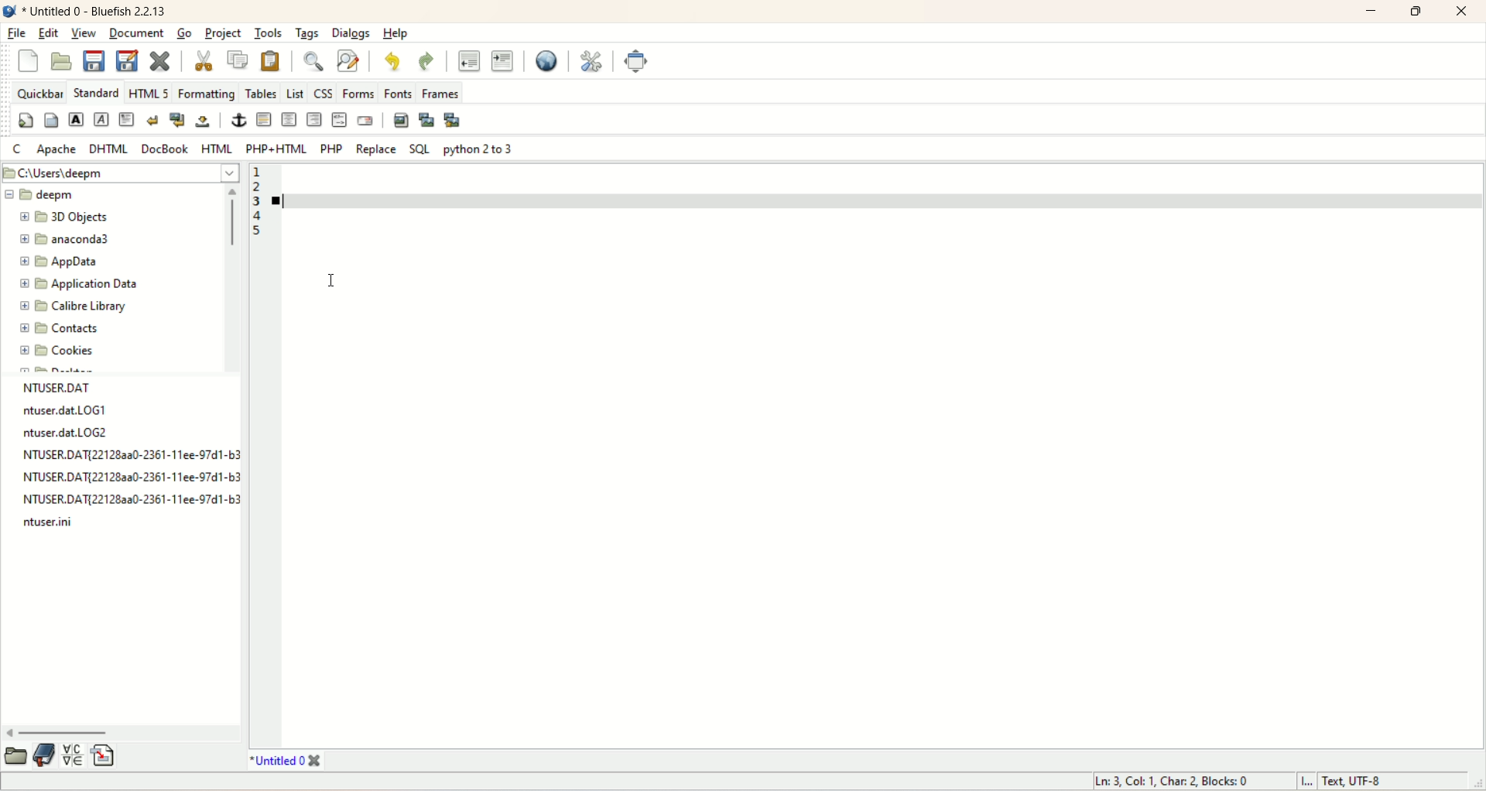  What do you see at coordinates (128, 119) in the screenshot?
I see `paragraph` at bounding box center [128, 119].